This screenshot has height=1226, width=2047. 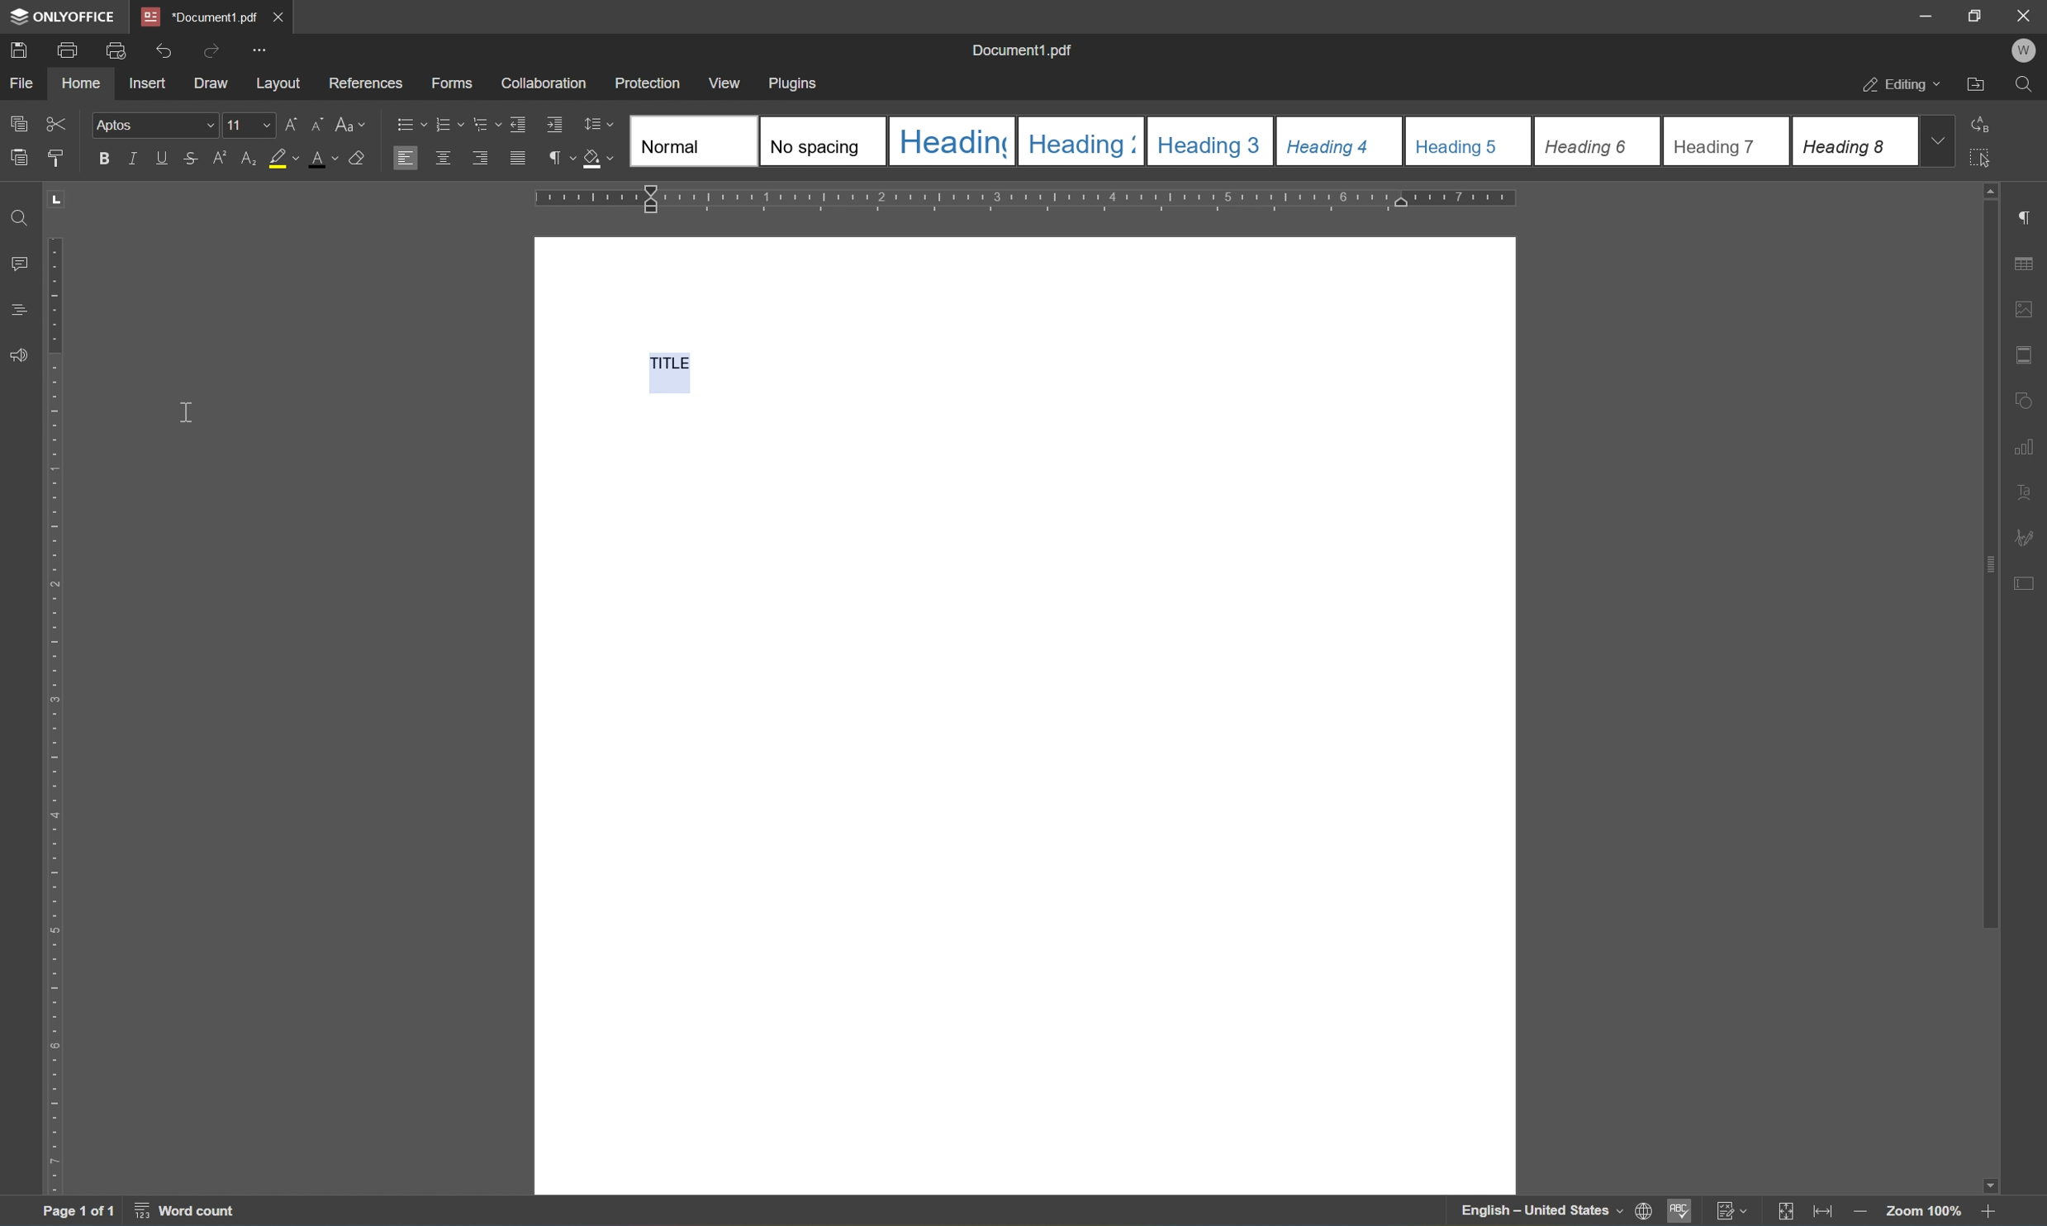 I want to click on numbering, so click(x=449, y=125).